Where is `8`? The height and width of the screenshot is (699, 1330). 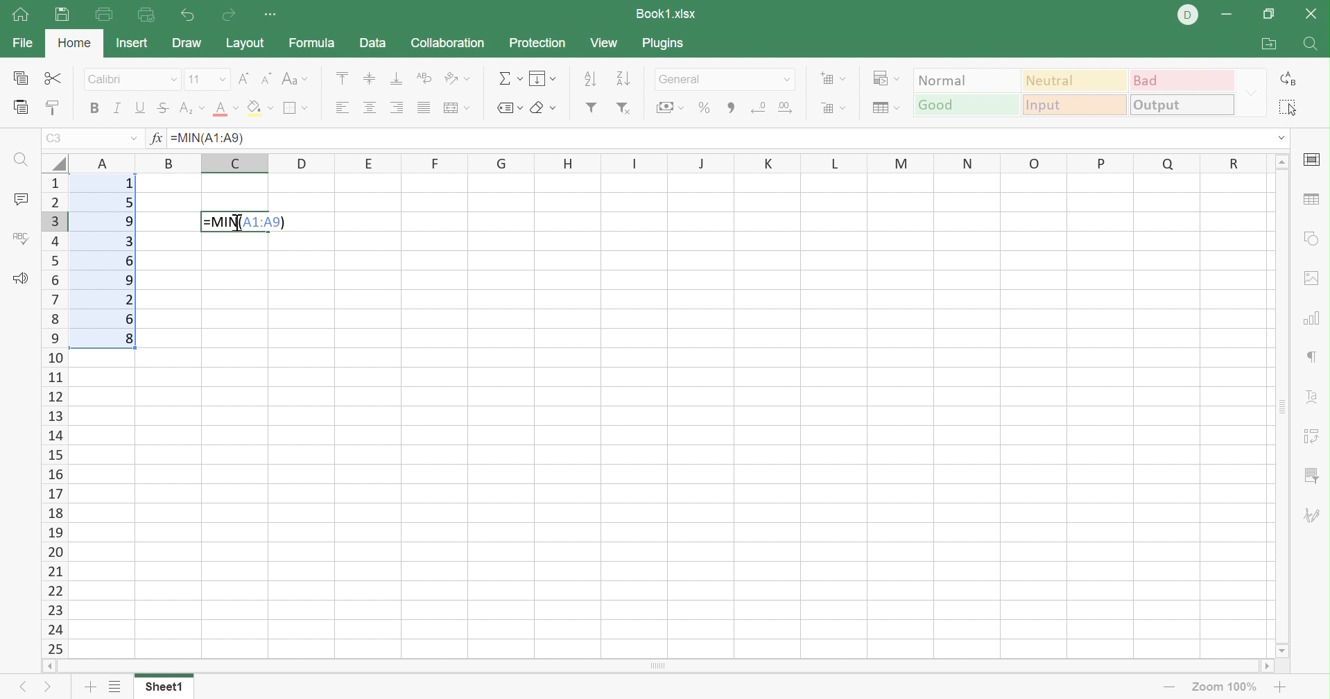
8 is located at coordinates (129, 340).